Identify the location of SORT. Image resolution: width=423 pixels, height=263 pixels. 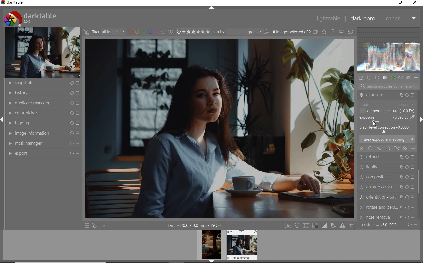
(240, 32).